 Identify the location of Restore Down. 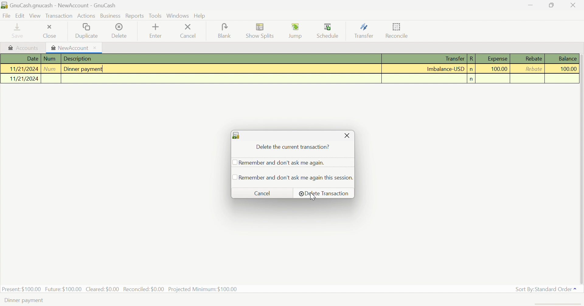
(551, 5).